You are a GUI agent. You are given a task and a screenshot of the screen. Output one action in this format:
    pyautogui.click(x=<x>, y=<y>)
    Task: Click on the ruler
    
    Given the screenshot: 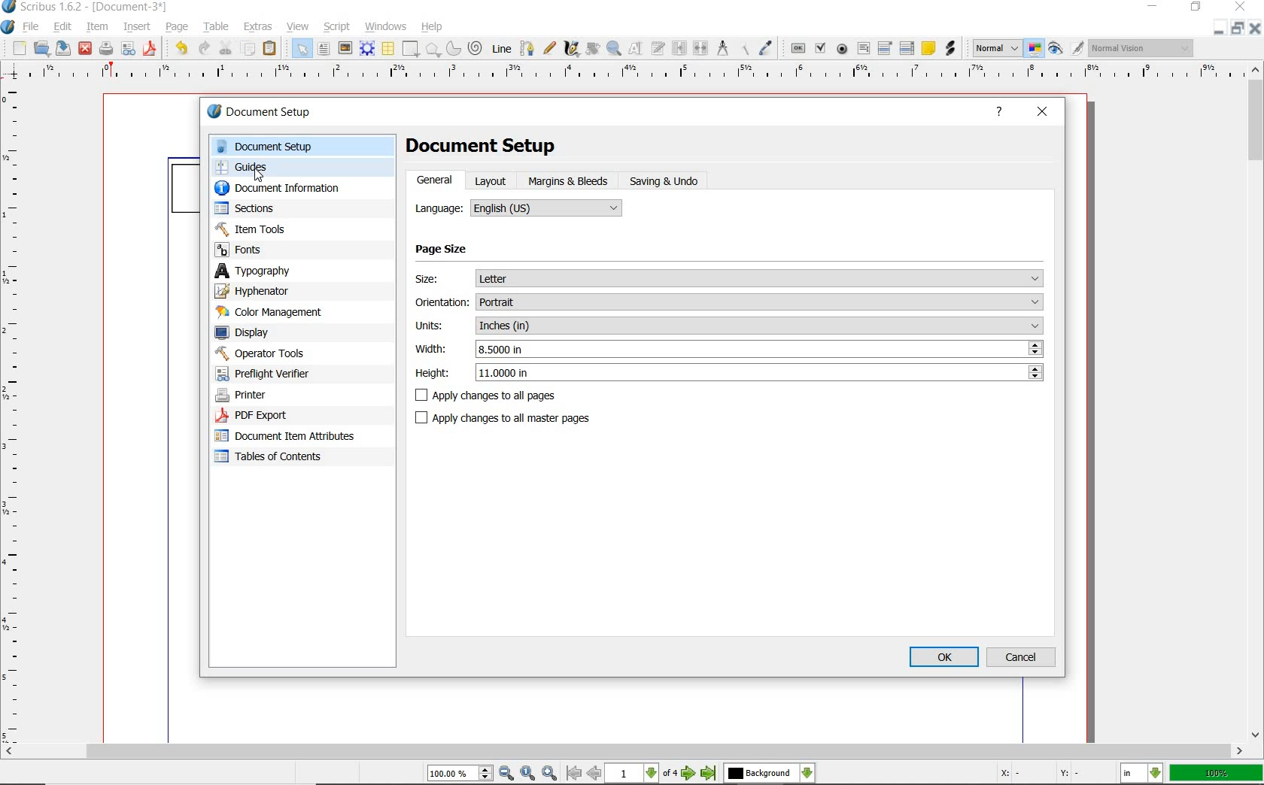 What is the action you would take?
    pyautogui.click(x=626, y=75)
    